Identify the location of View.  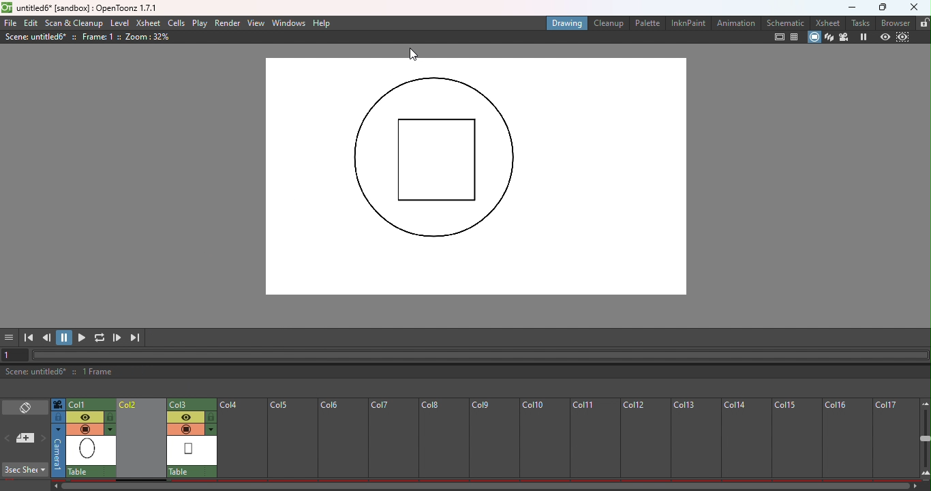
(256, 23).